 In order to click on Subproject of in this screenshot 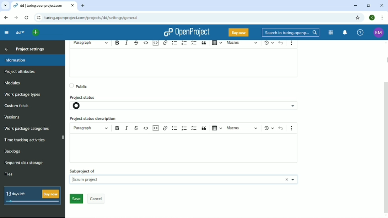, I will do `click(82, 171)`.